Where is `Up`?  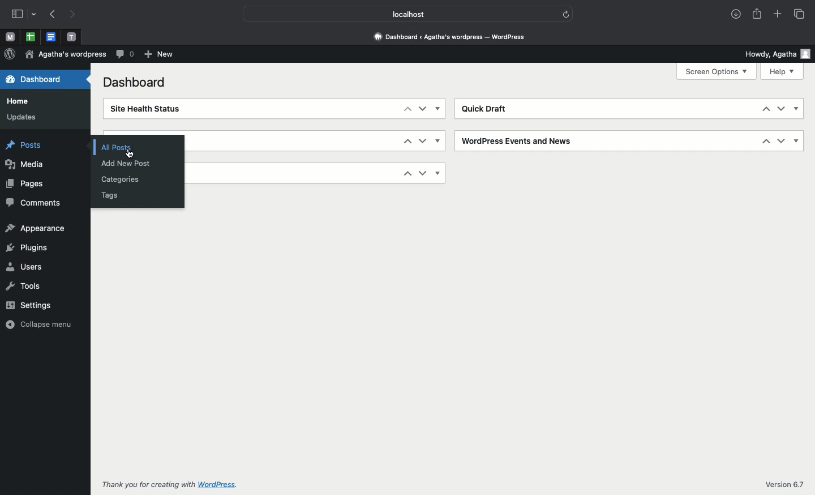
Up is located at coordinates (403, 141).